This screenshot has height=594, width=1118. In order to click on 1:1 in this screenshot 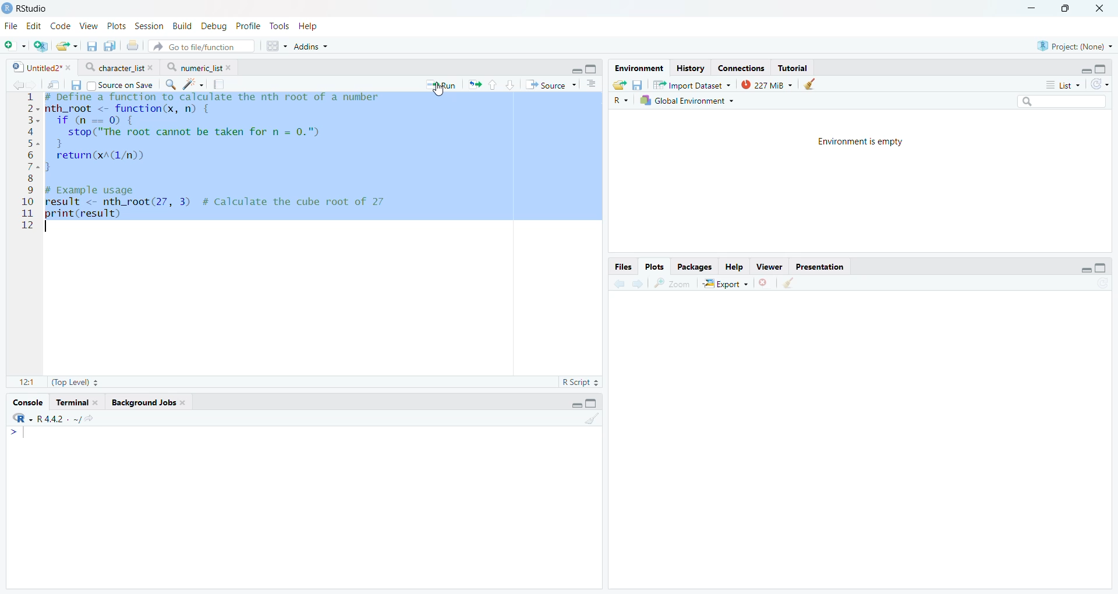, I will do `click(24, 381)`.